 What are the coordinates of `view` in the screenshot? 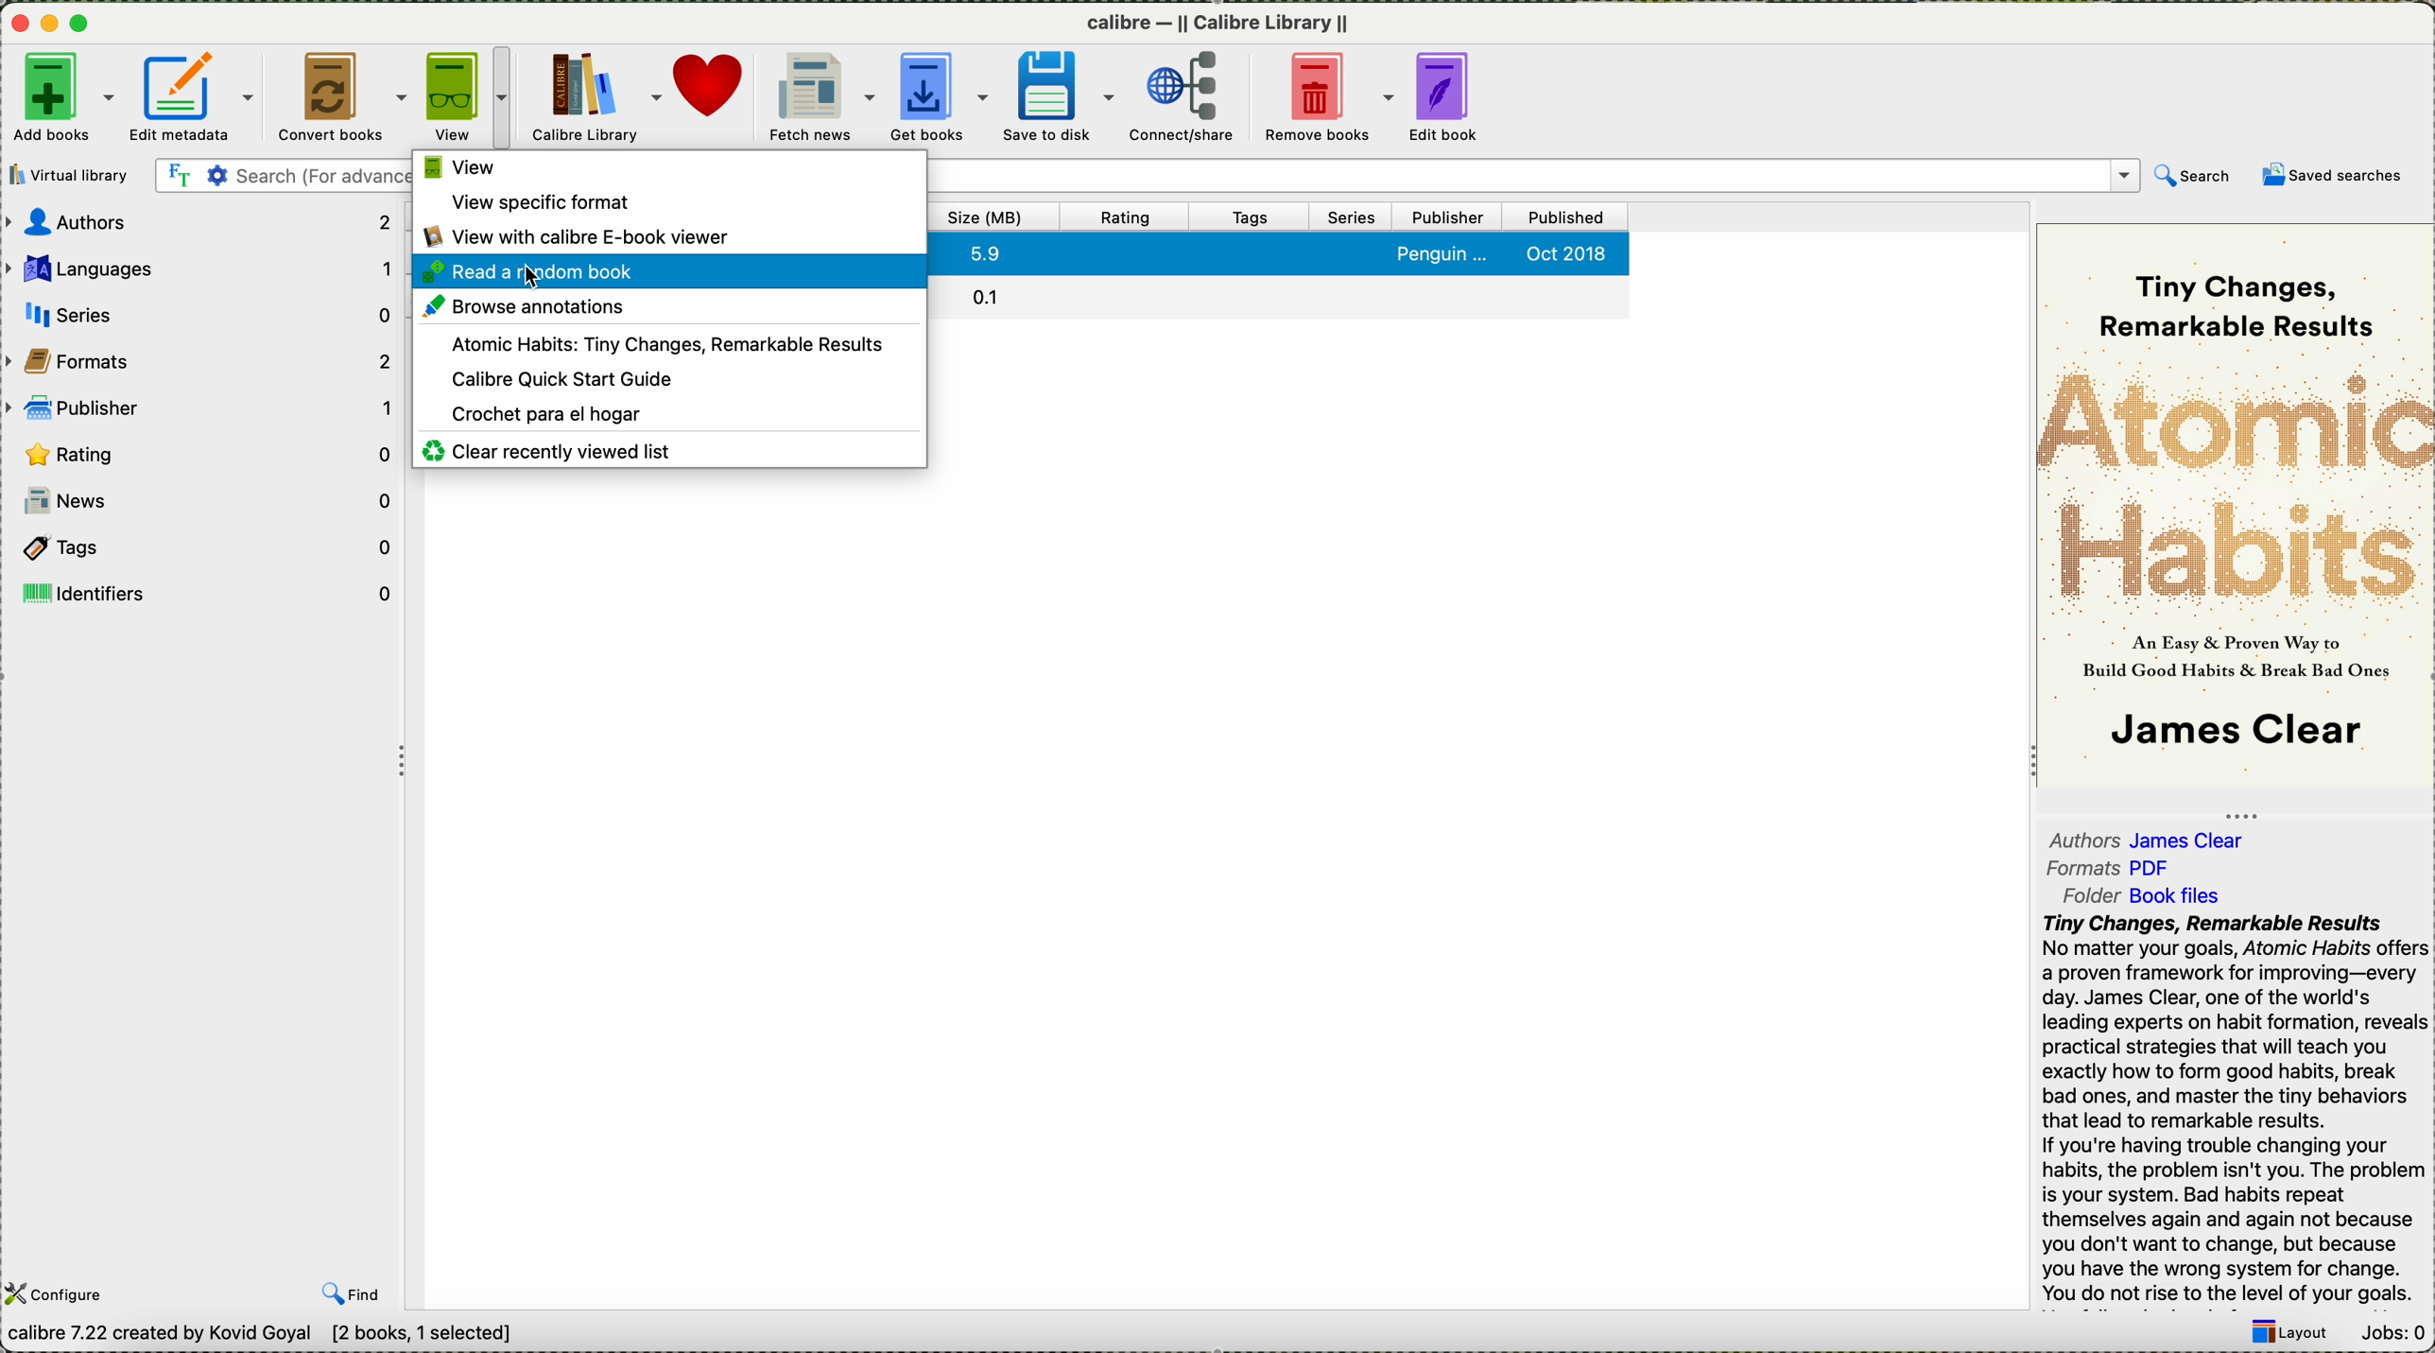 It's located at (457, 168).